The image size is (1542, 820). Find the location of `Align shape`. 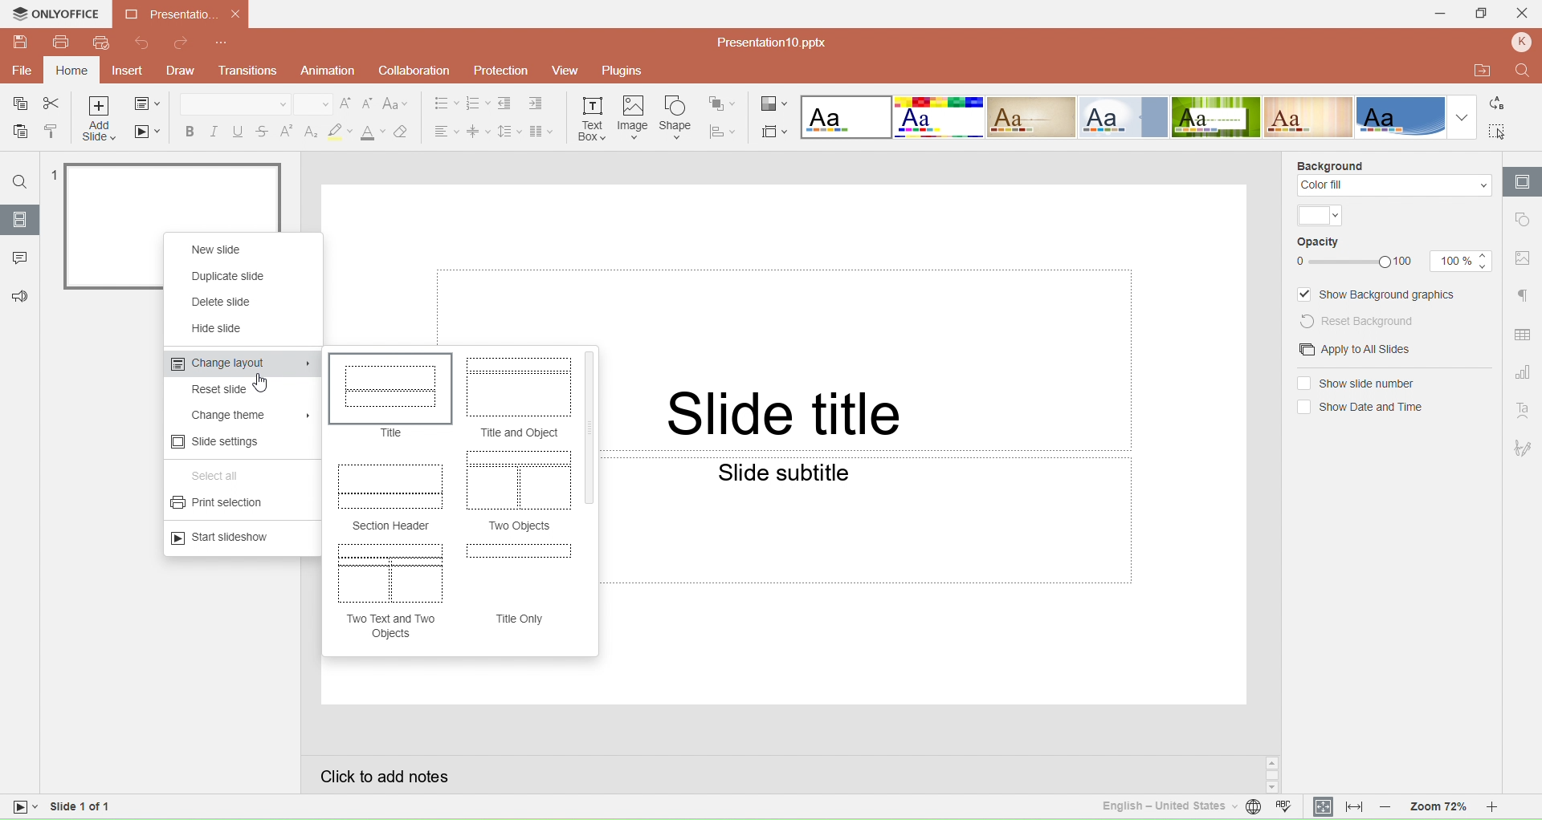

Align shape is located at coordinates (724, 130).